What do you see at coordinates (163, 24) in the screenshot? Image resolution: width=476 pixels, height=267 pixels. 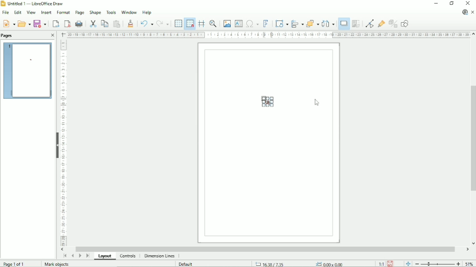 I see `Redo` at bounding box center [163, 24].